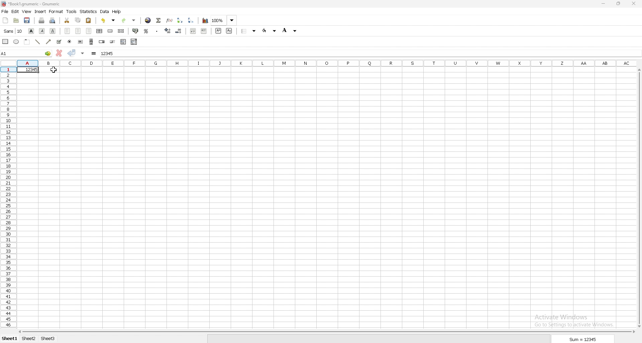 The image size is (642, 343). I want to click on file, so click(5, 12).